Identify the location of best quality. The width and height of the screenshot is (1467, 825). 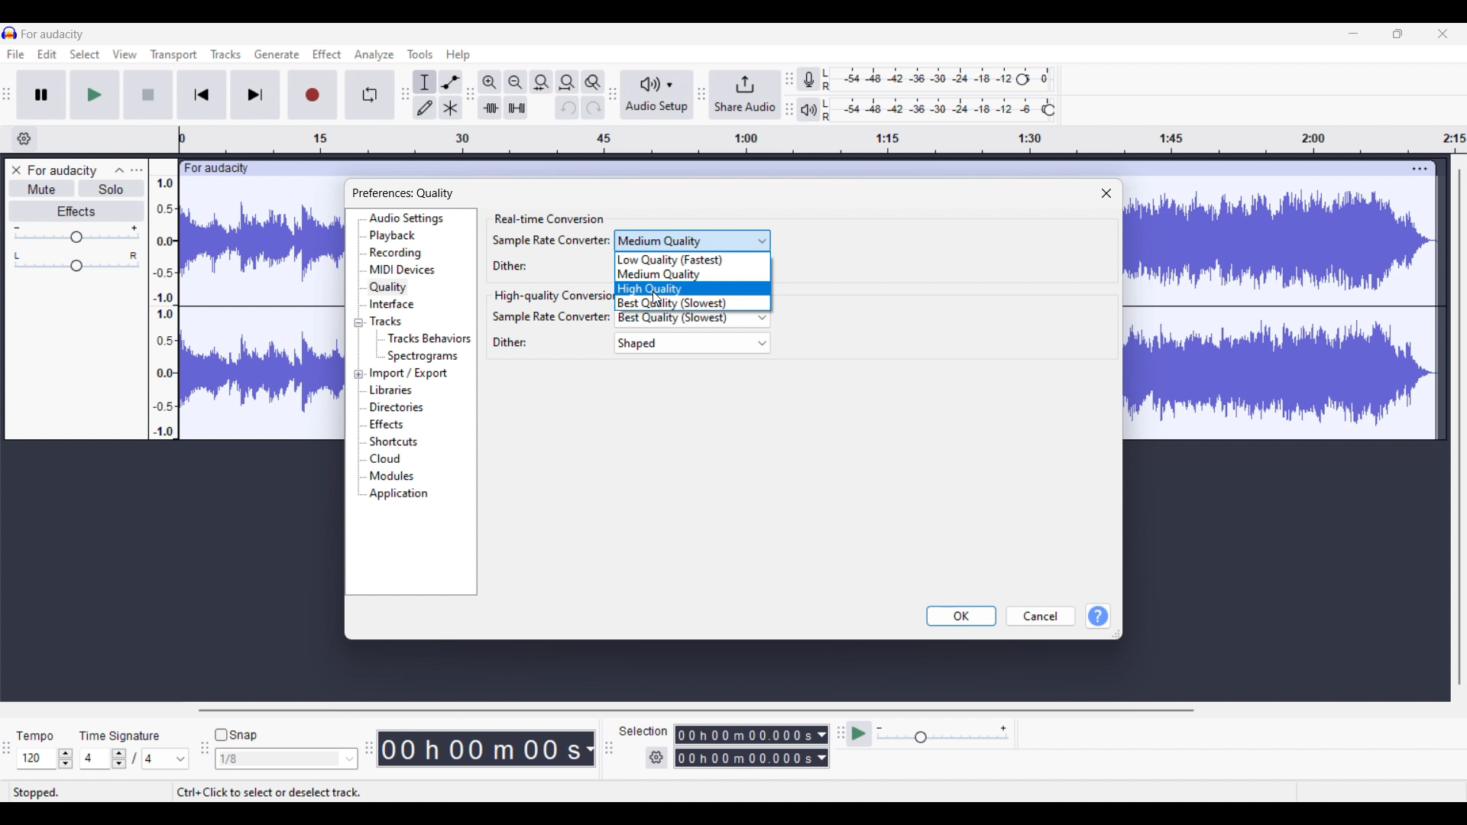
(695, 303).